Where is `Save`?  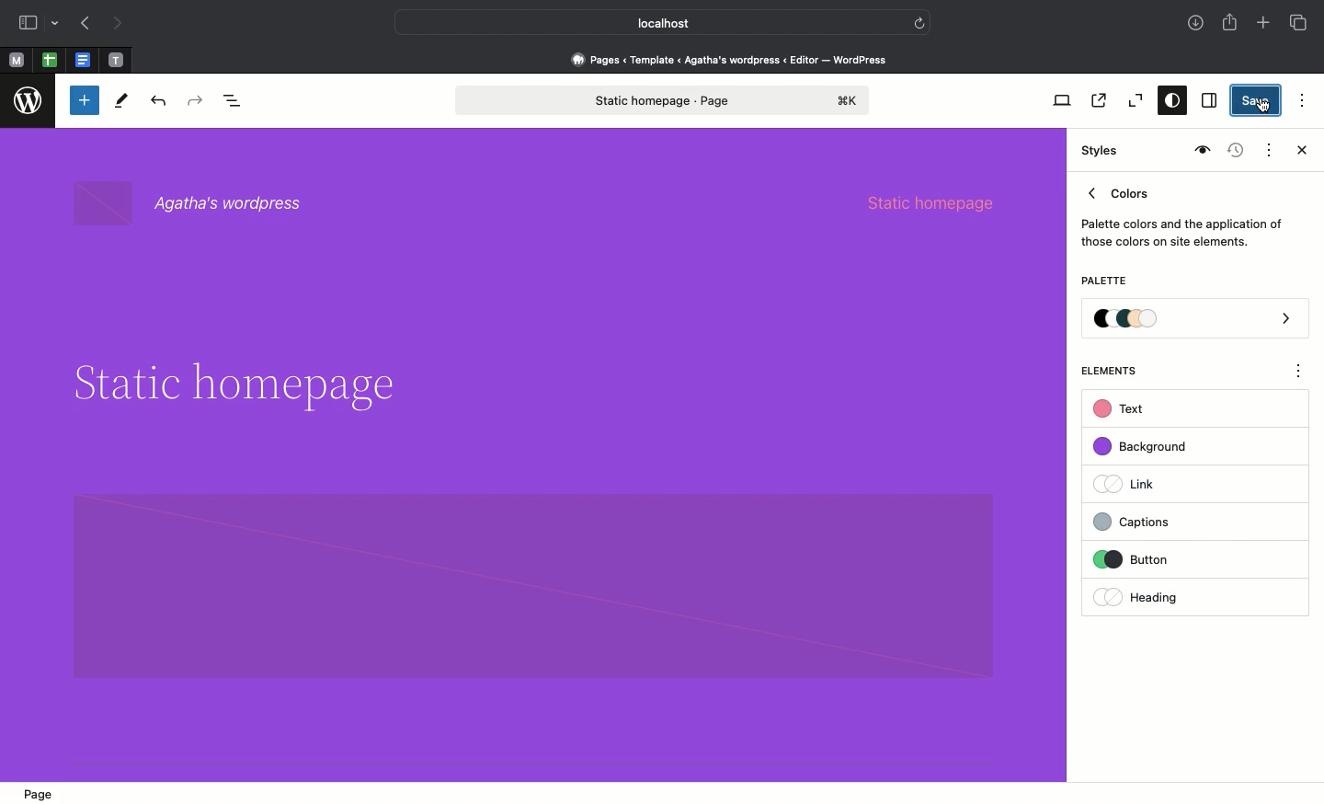
Save is located at coordinates (1258, 101).